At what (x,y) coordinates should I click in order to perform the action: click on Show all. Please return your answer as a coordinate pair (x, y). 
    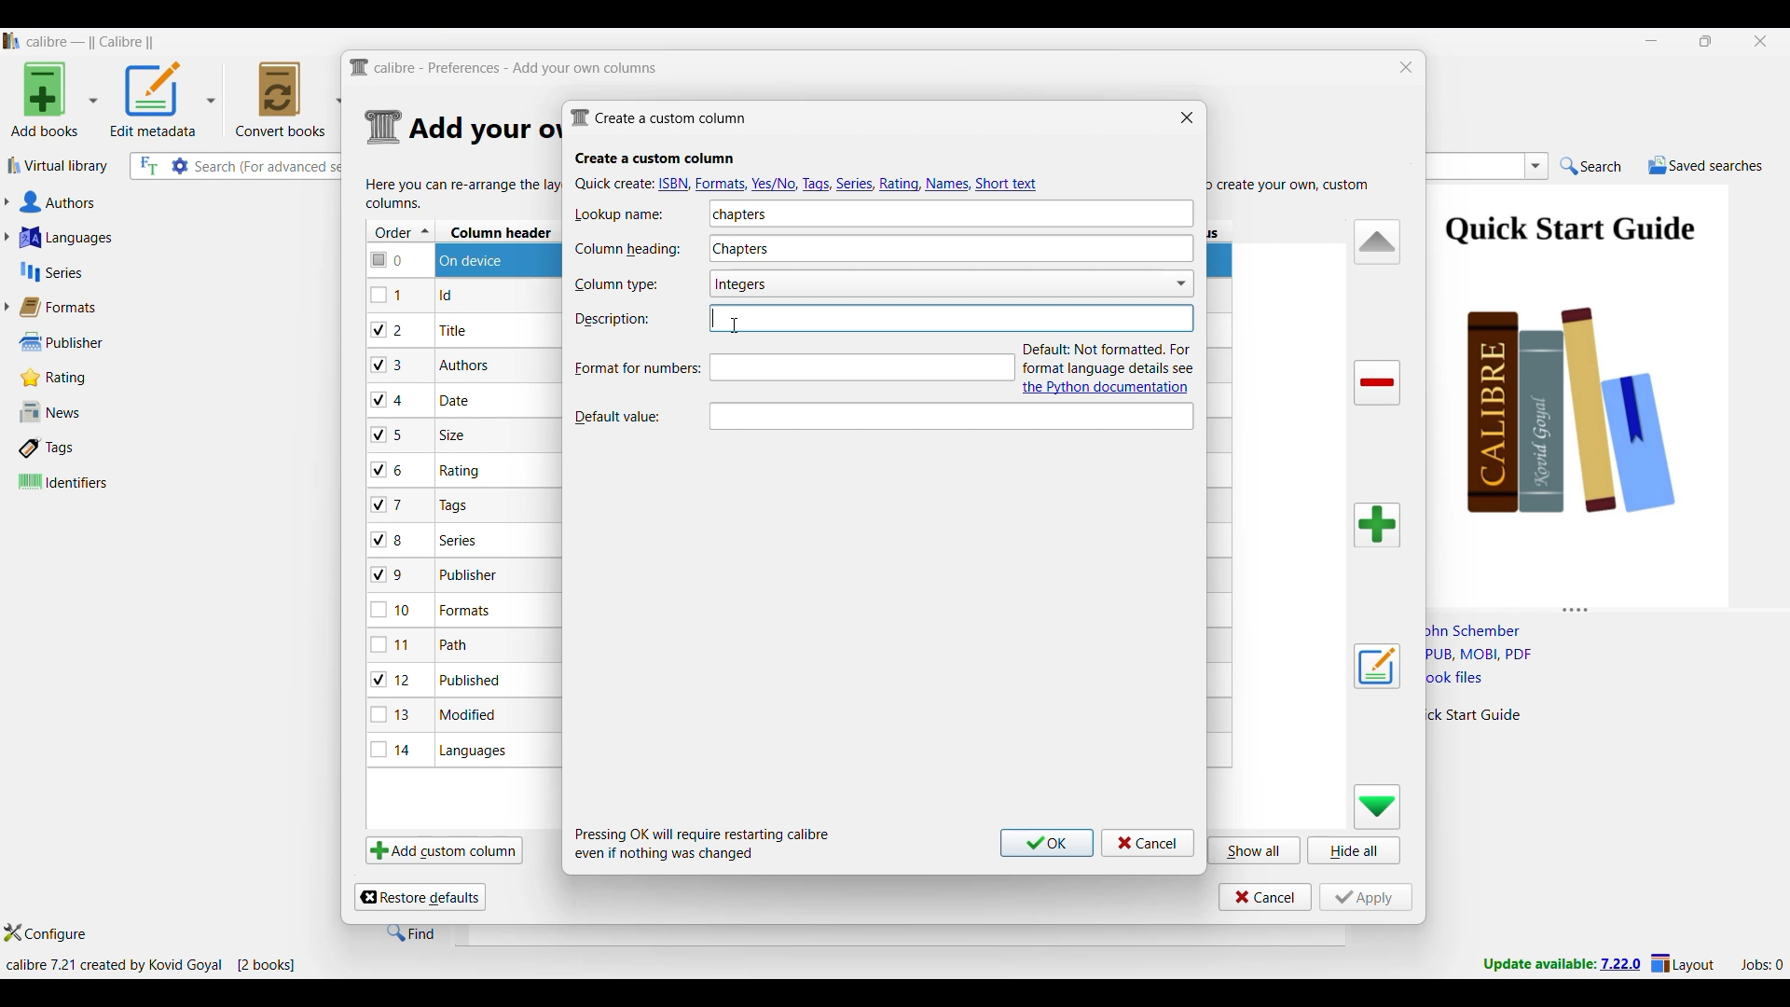
    Looking at the image, I should click on (1255, 849).